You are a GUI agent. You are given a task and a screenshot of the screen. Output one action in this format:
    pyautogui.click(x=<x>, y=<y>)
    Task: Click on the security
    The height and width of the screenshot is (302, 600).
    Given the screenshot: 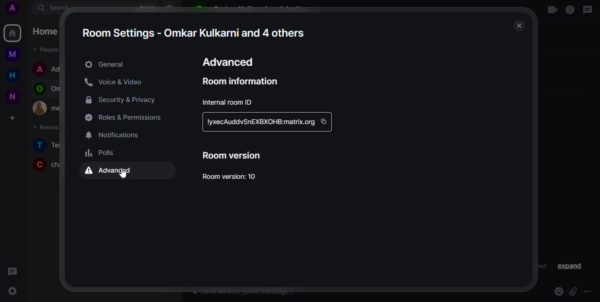 What is the action you would take?
    pyautogui.click(x=125, y=99)
    